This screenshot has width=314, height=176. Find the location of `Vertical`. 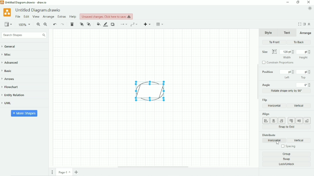

Vertical is located at coordinates (298, 105).